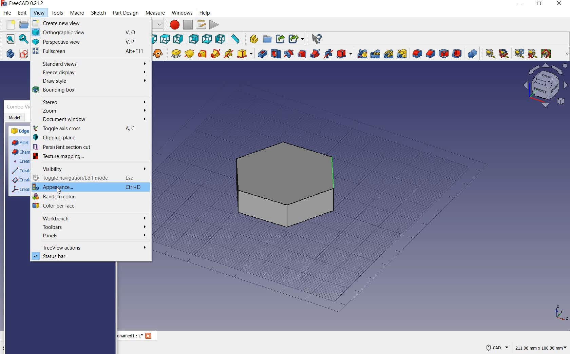 This screenshot has height=354, width=570. What do you see at coordinates (126, 13) in the screenshot?
I see `part design` at bounding box center [126, 13].